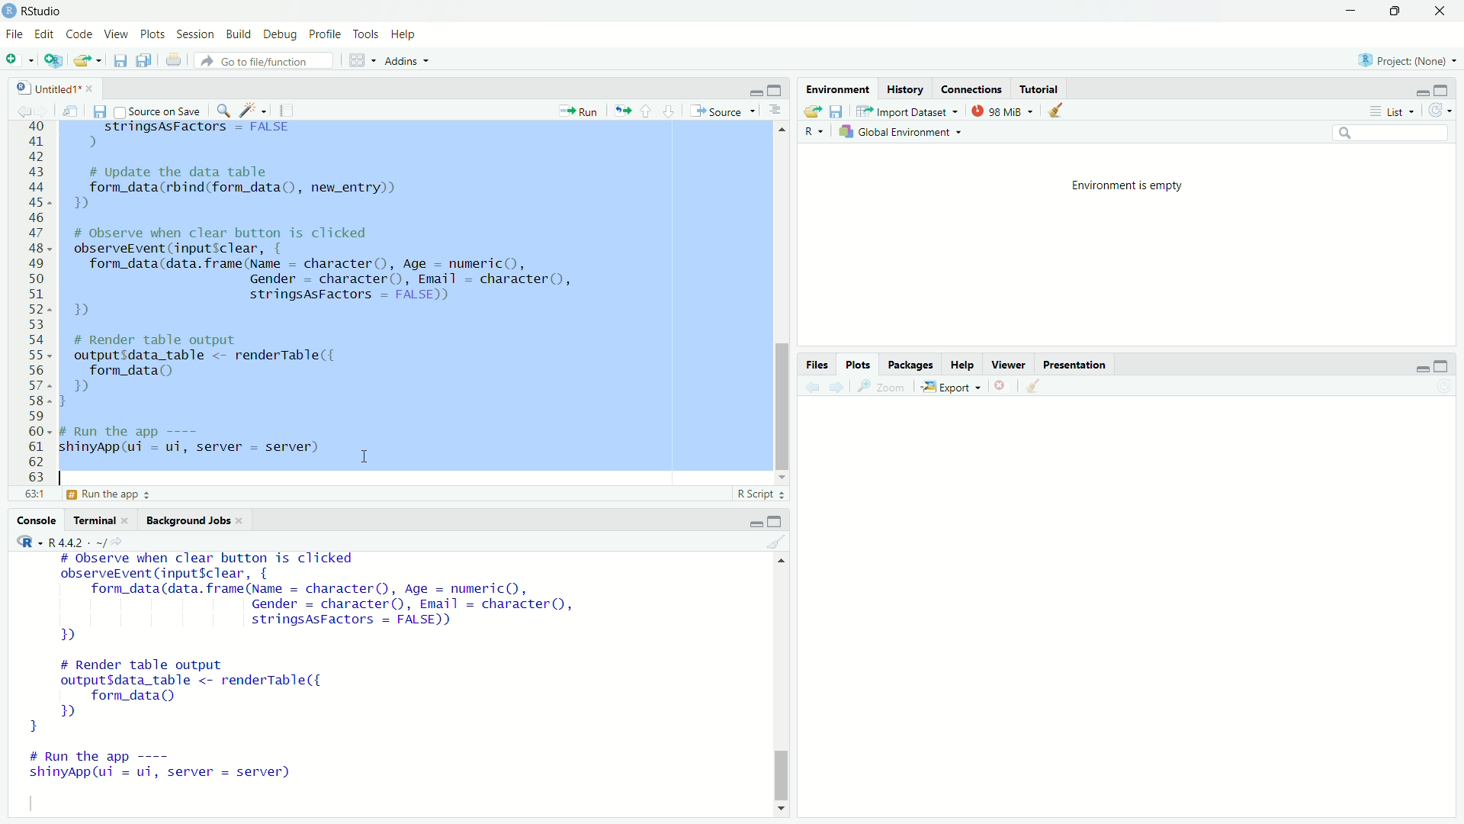  What do you see at coordinates (18, 60) in the screenshot?
I see `new file` at bounding box center [18, 60].